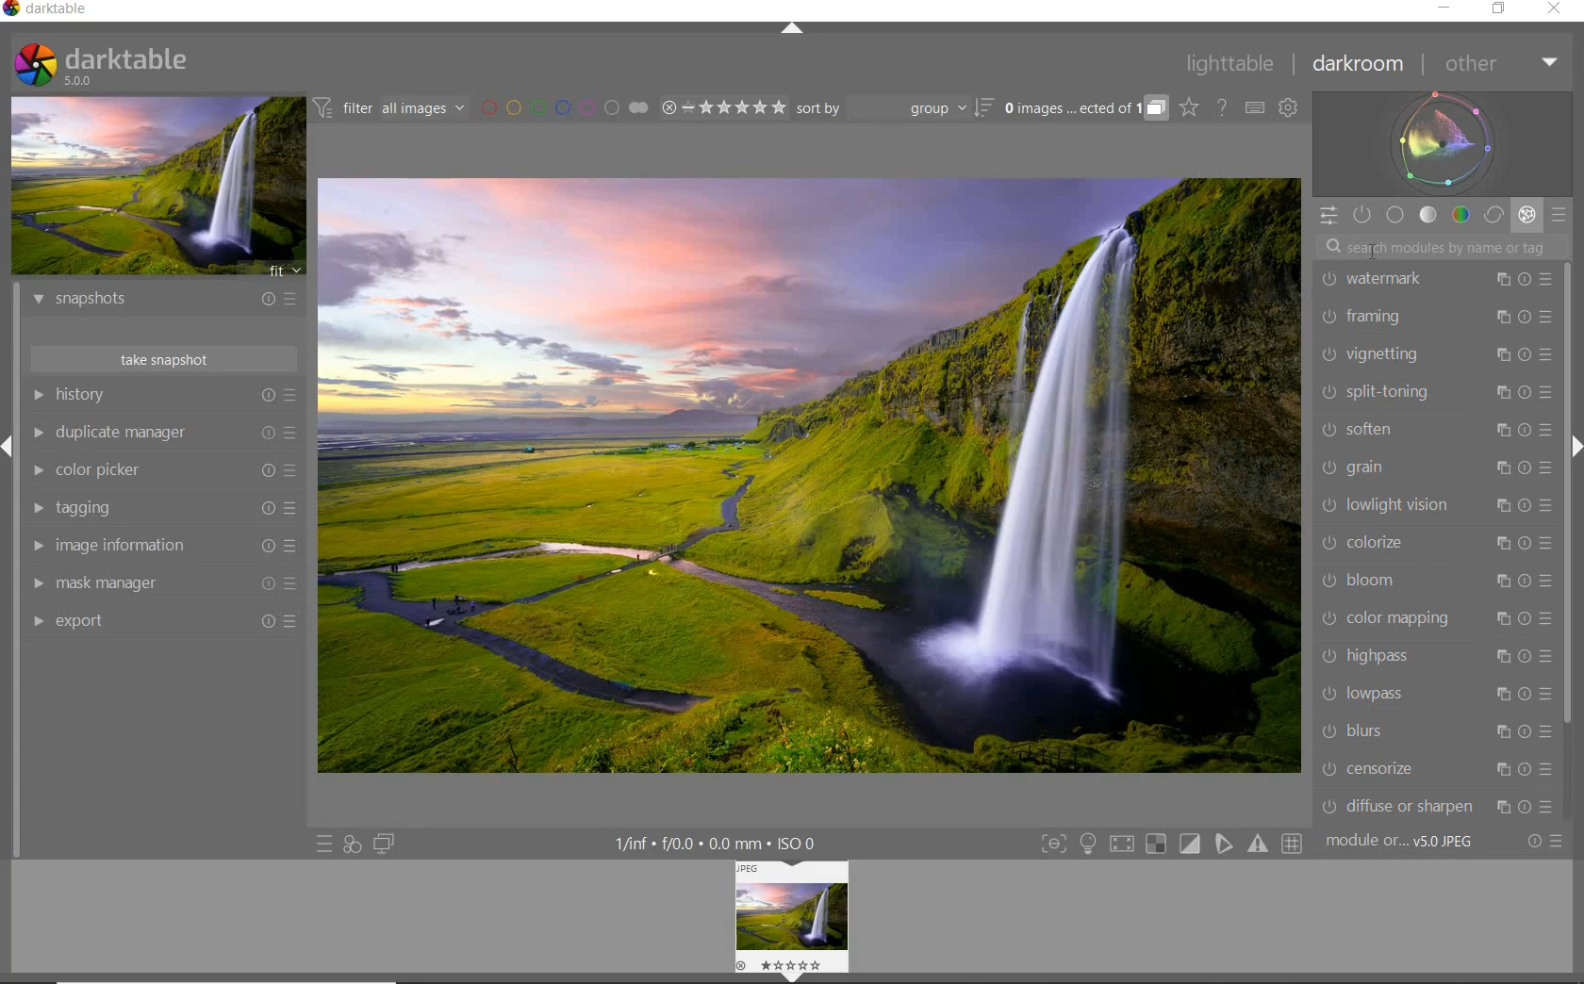 This screenshot has height=984, width=1584. Describe the element at coordinates (1460, 215) in the screenshot. I see `color` at that location.